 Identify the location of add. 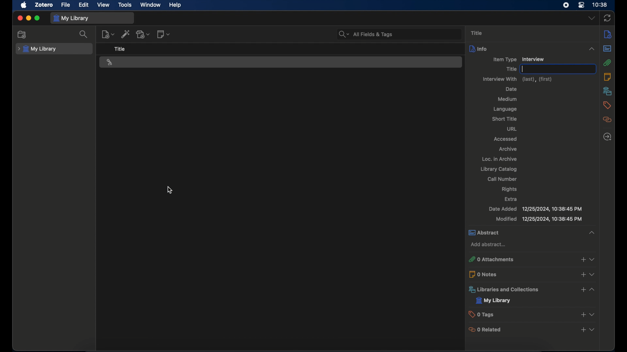
(582, 259).